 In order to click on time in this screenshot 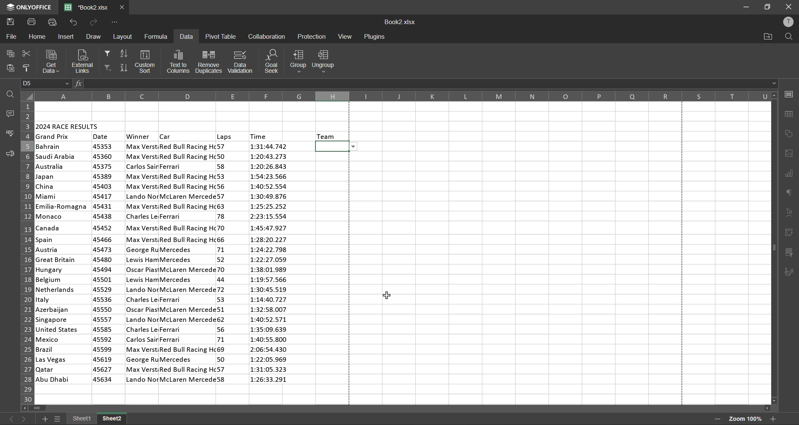, I will do `click(260, 136)`.